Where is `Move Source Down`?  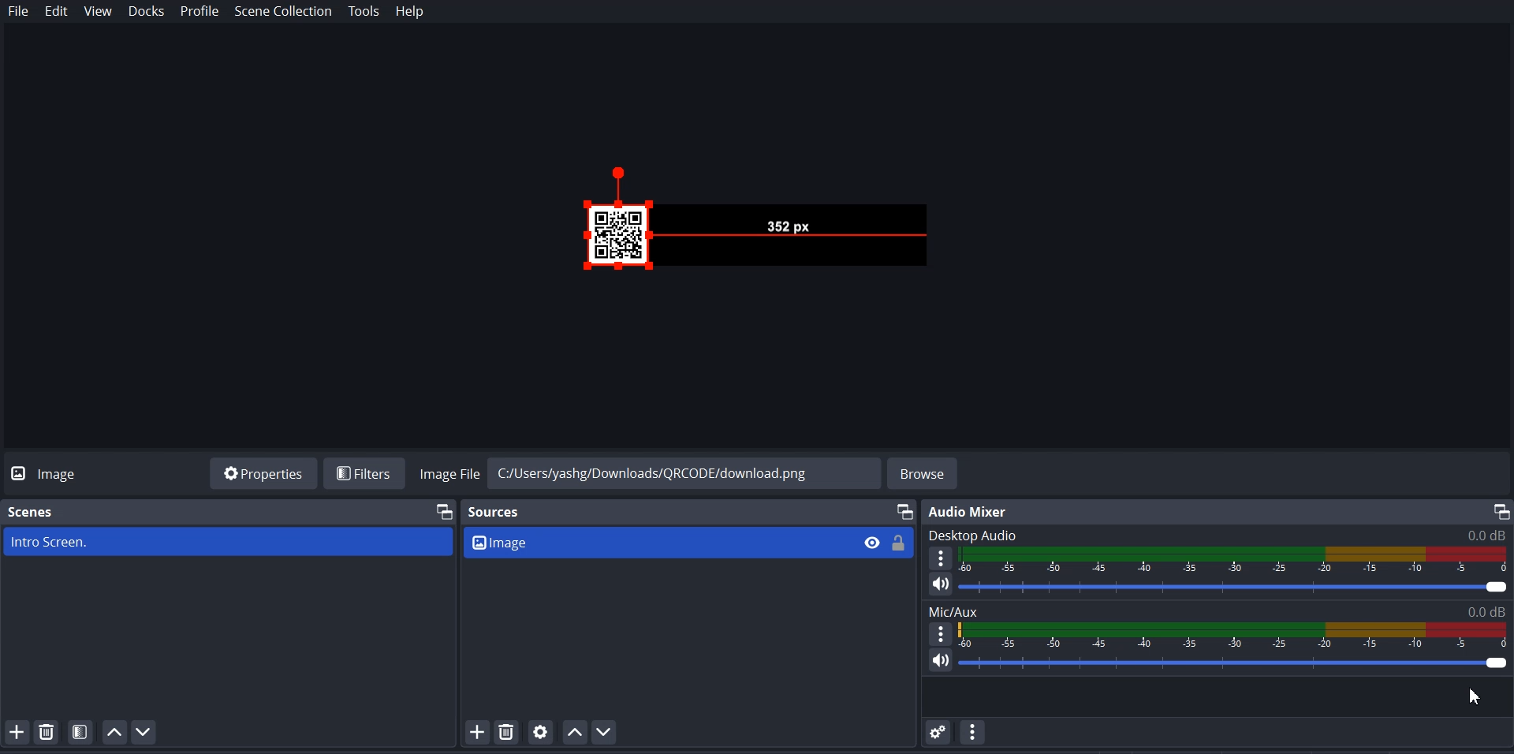 Move Source Down is located at coordinates (605, 731).